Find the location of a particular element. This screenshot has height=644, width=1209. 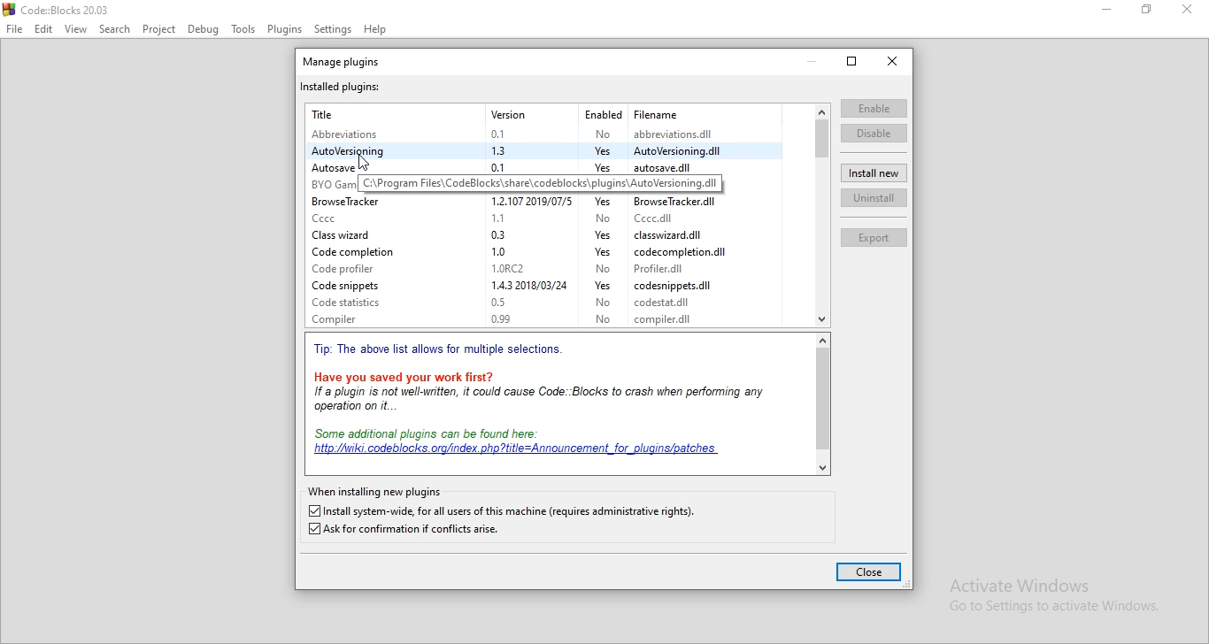

0.99 is located at coordinates (503, 320).